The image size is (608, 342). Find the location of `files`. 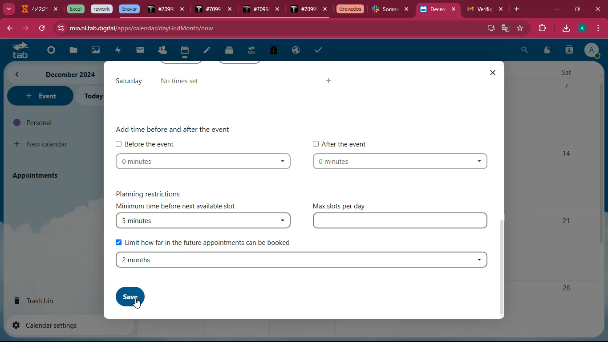

files is located at coordinates (230, 50).